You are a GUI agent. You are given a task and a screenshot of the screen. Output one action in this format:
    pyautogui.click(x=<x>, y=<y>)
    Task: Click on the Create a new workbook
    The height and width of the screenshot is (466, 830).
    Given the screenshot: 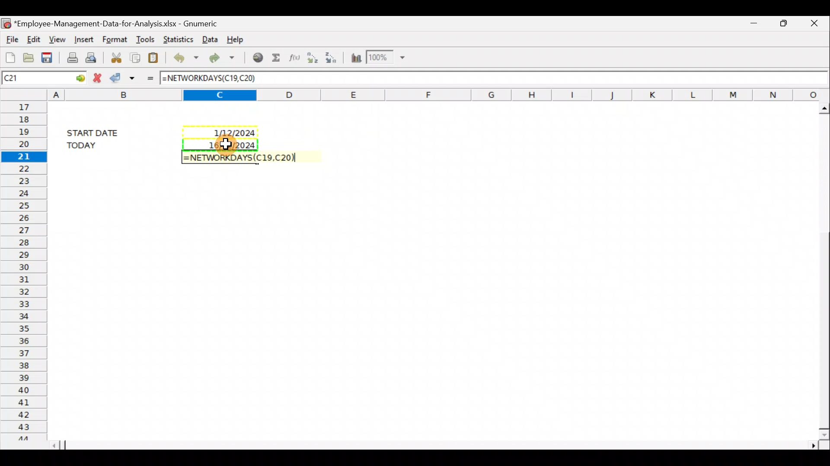 What is the action you would take?
    pyautogui.click(x=9, y=55)
    